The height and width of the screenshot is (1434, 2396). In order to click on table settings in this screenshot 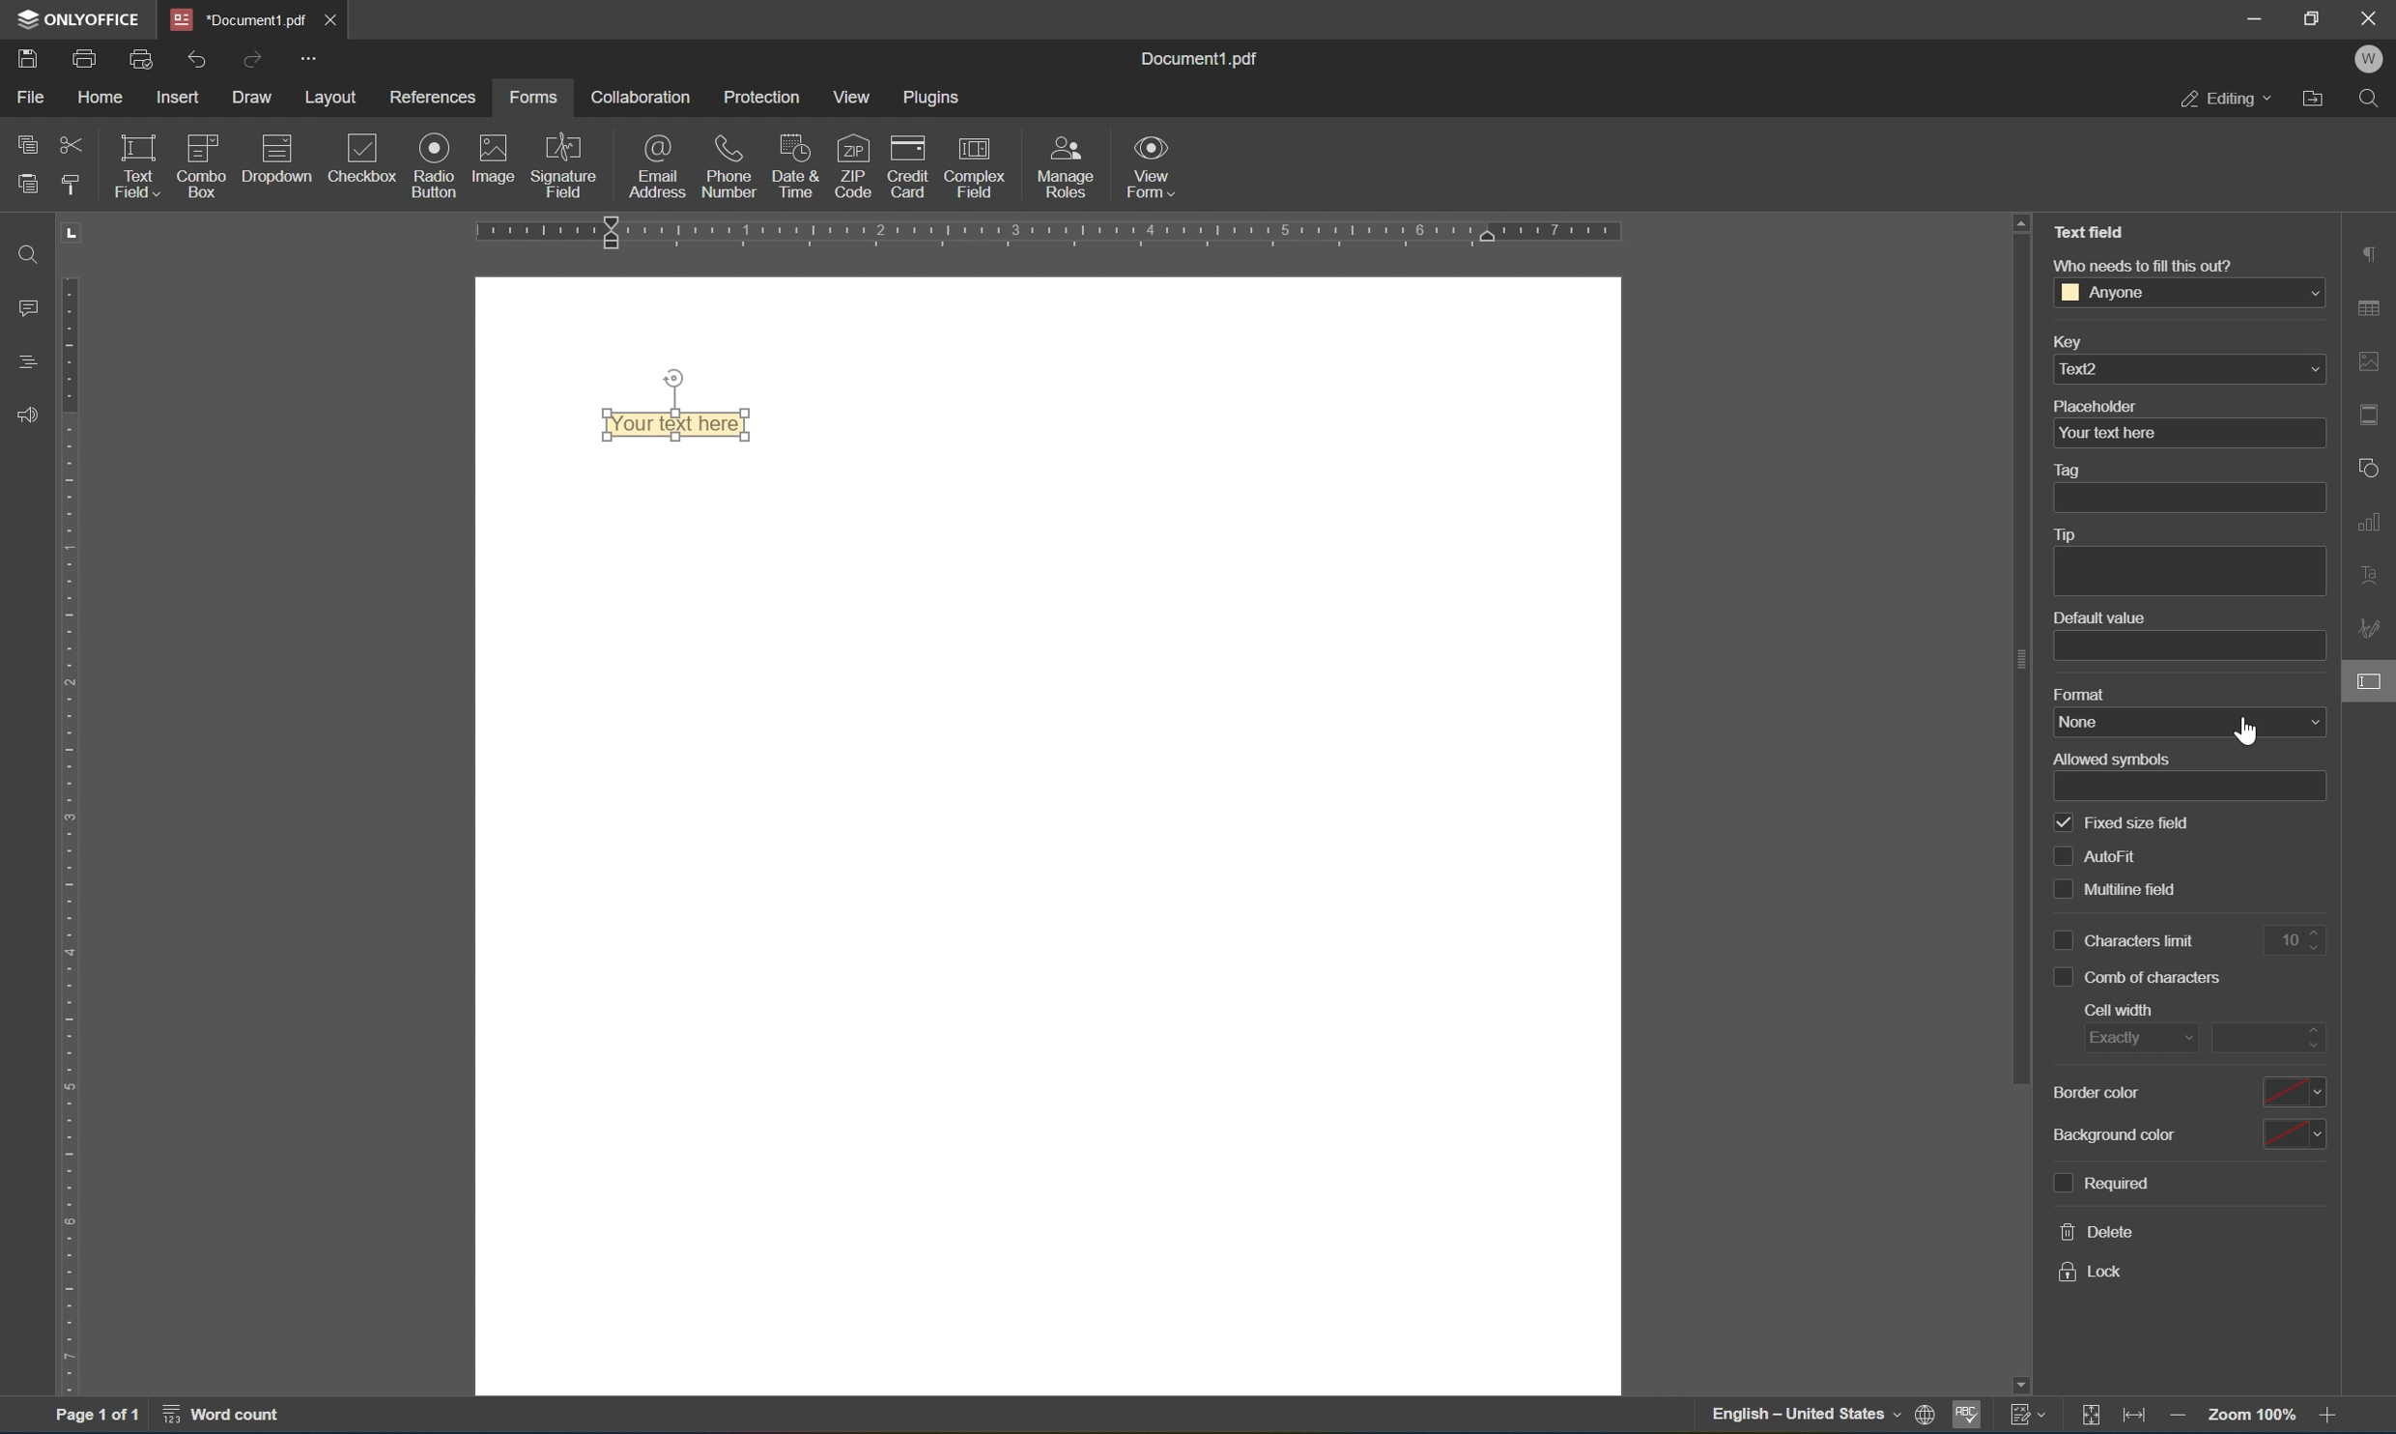, I will do `click(2372, 306)`.